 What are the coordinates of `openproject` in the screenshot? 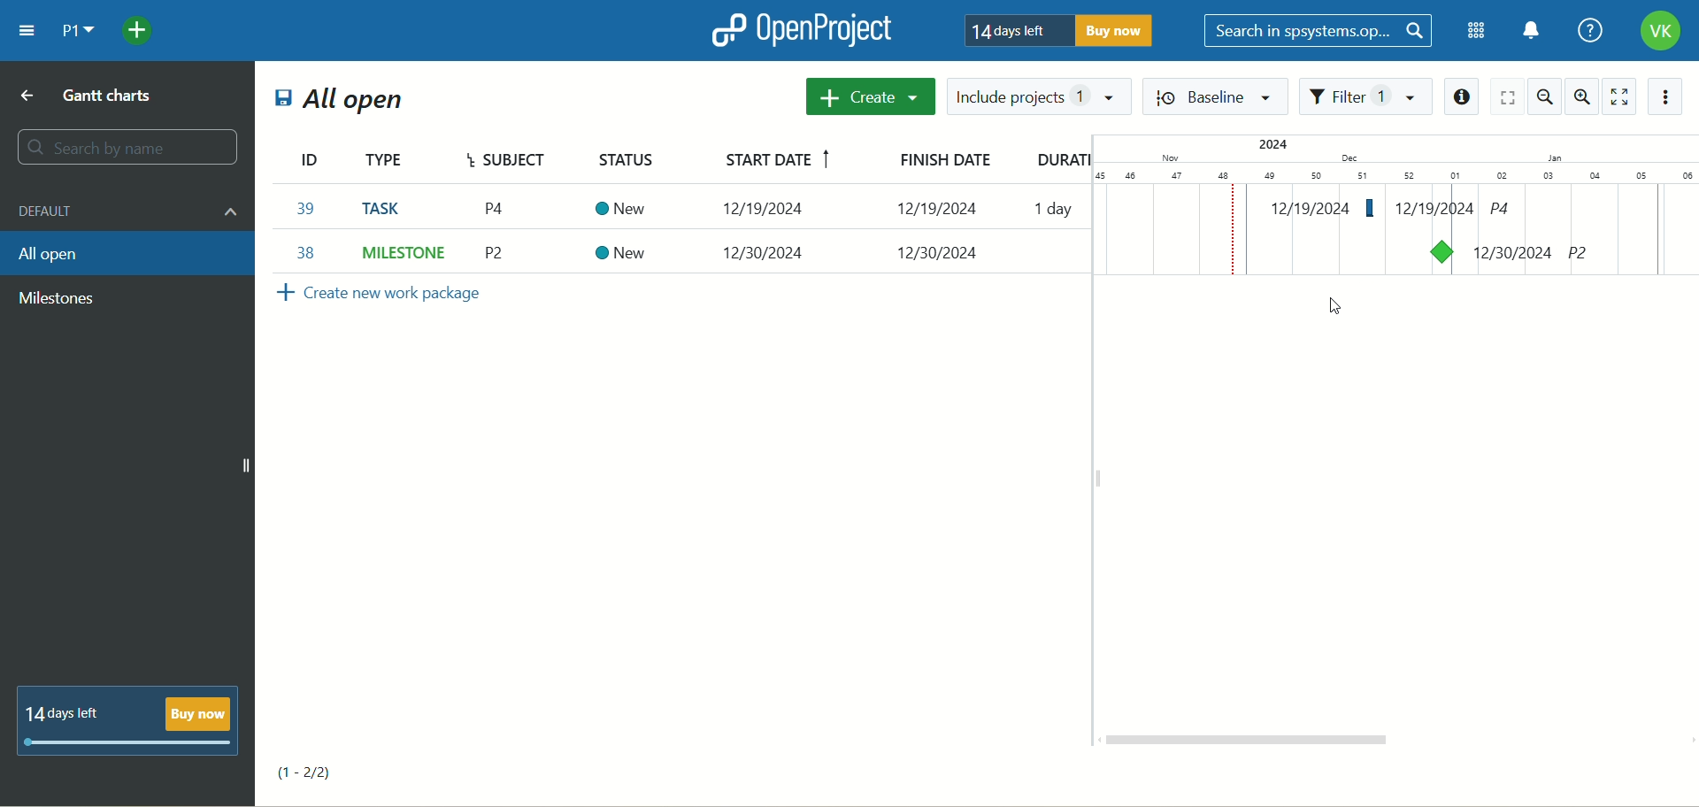 It's located at (800, 29).